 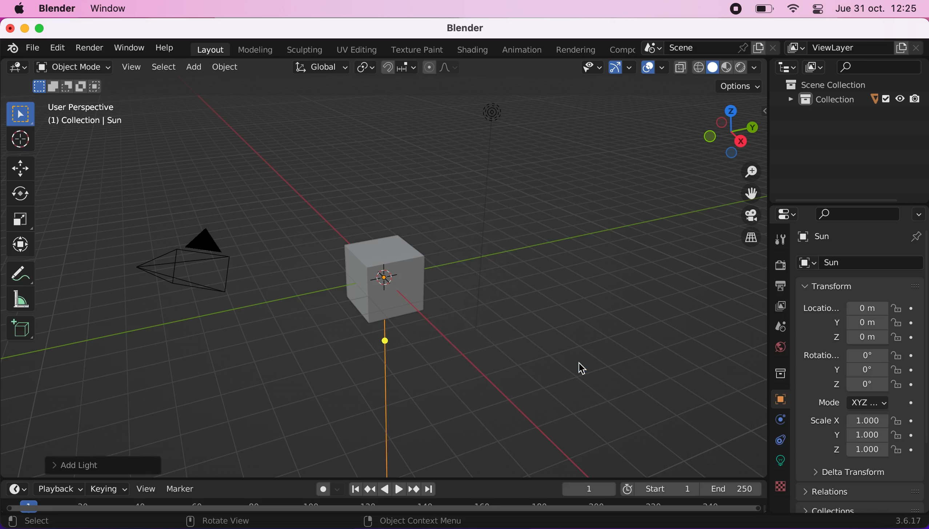 I want to click on window, so click(x=113, y=9).